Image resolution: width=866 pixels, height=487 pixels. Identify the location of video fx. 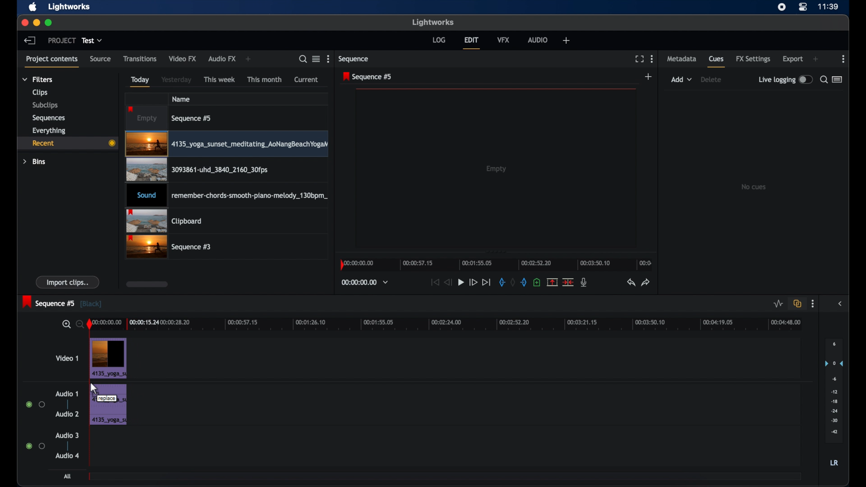
(184, 59).